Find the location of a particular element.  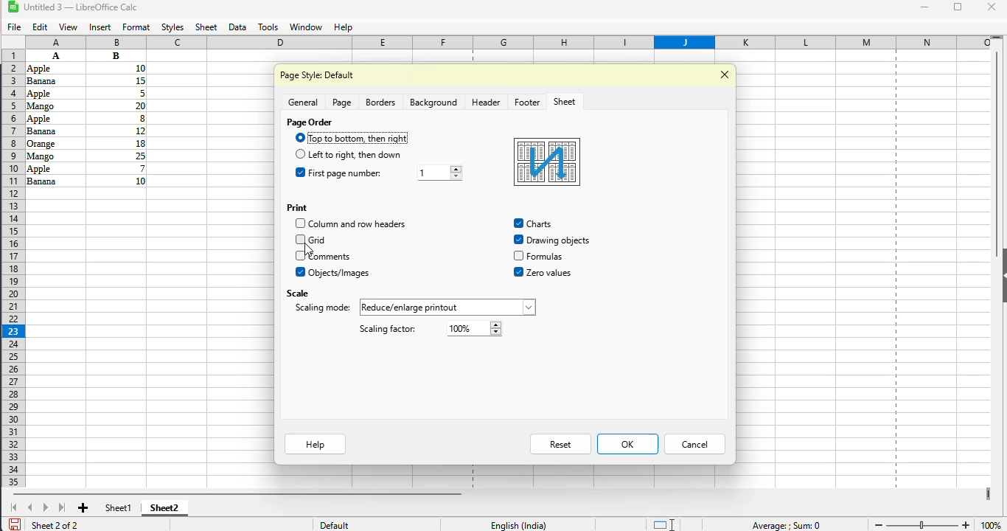

data is located at coordinates (237, 28).